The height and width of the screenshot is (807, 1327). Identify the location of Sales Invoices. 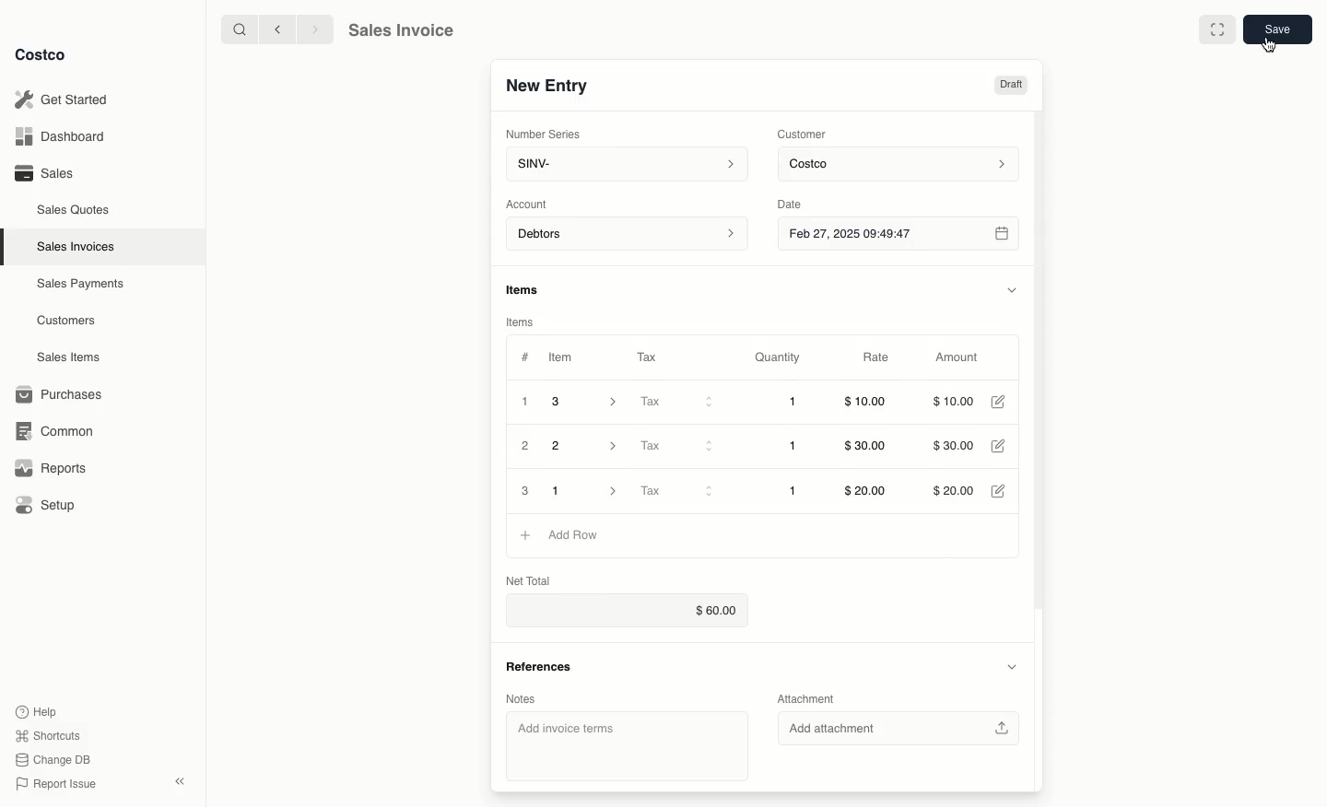
(78, 246).